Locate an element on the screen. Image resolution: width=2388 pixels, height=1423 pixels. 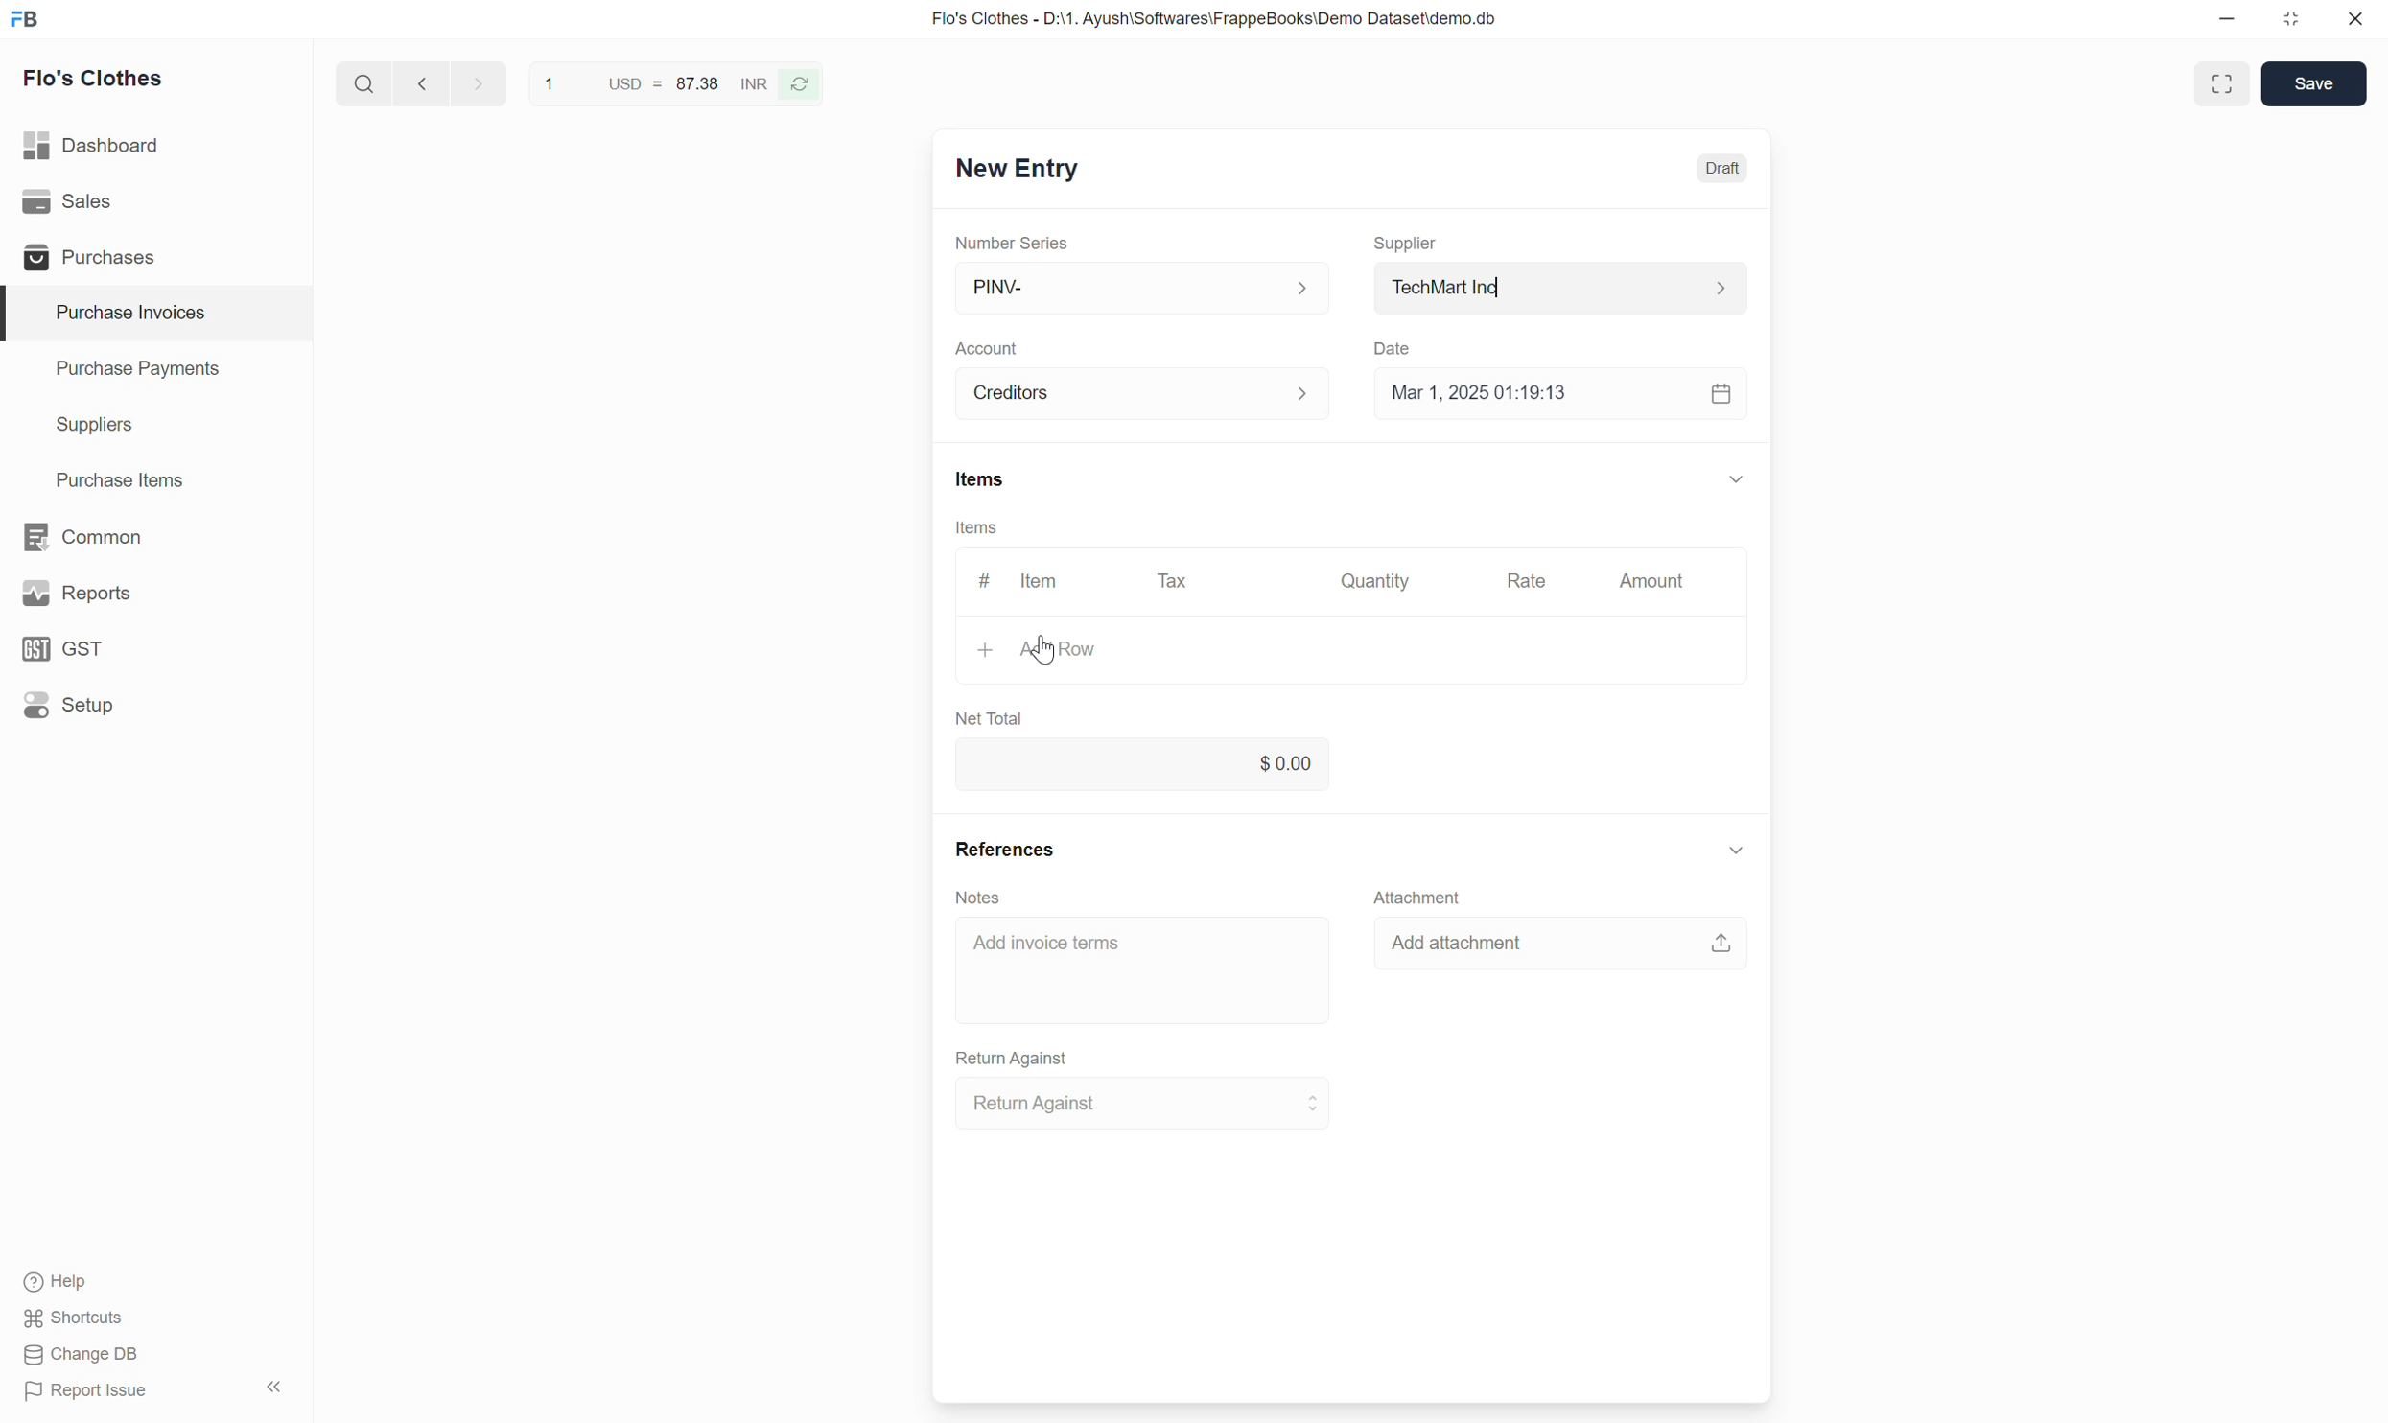
PINV- is located at coordinates (1135, 288).